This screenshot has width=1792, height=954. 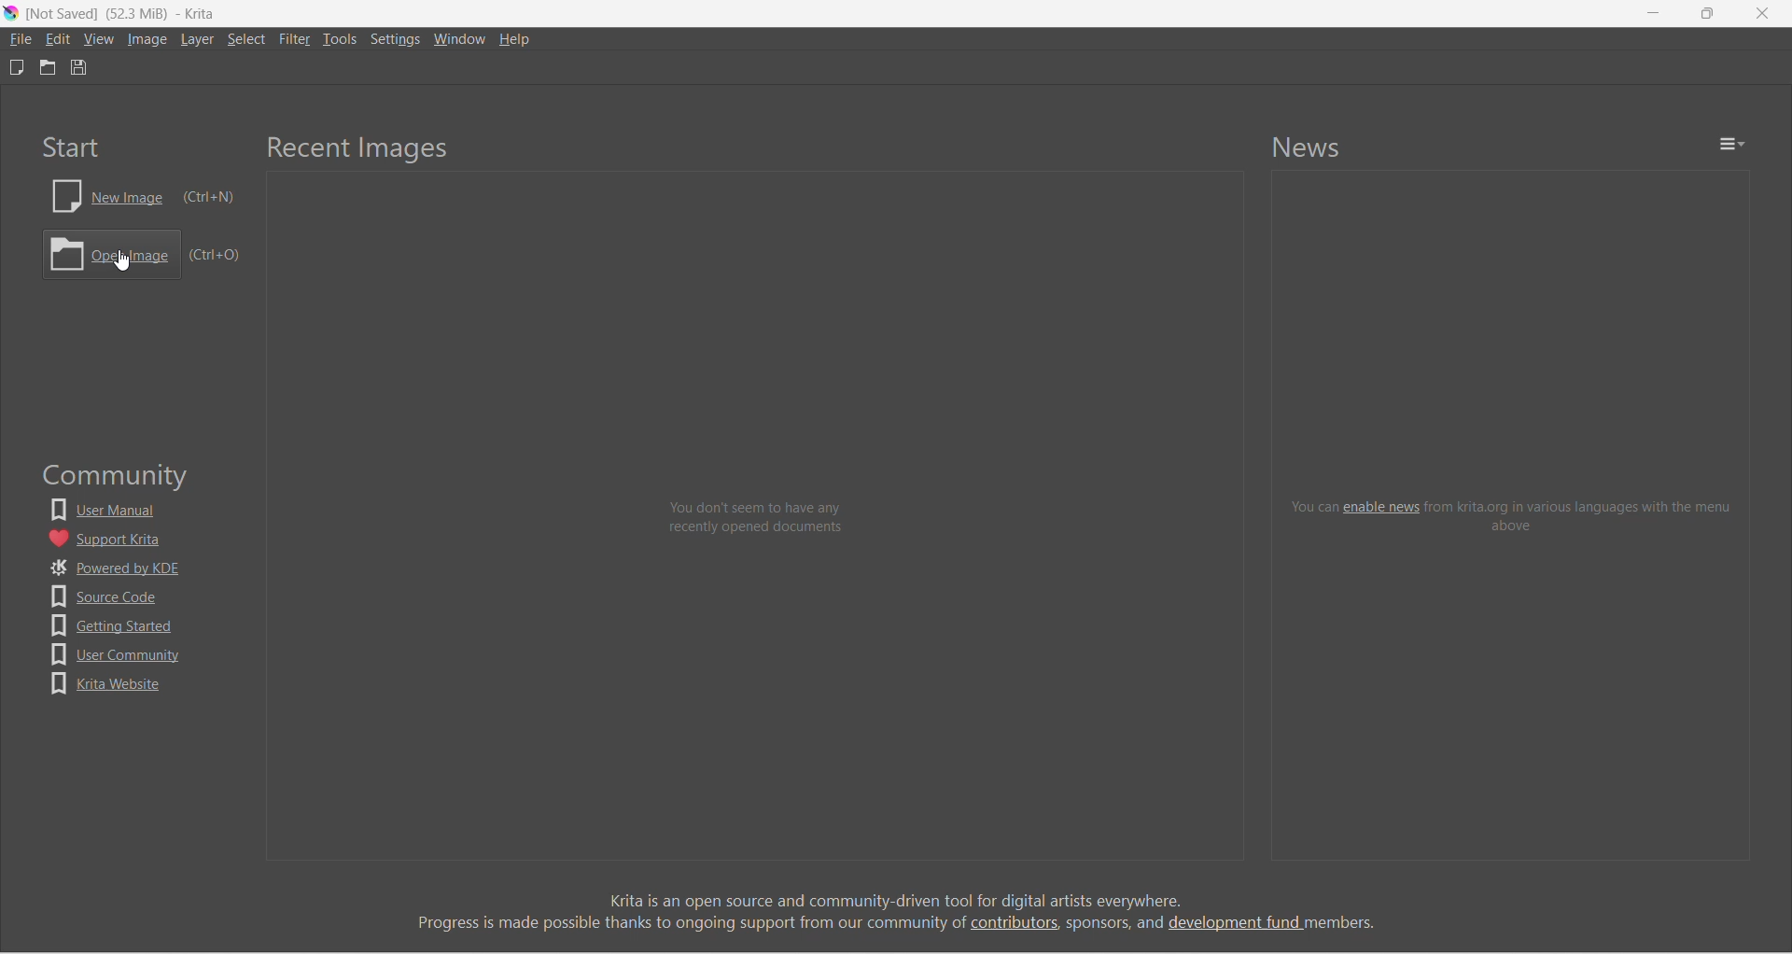 I want to click on SOURCE CODE, so click(x=112, y=596).